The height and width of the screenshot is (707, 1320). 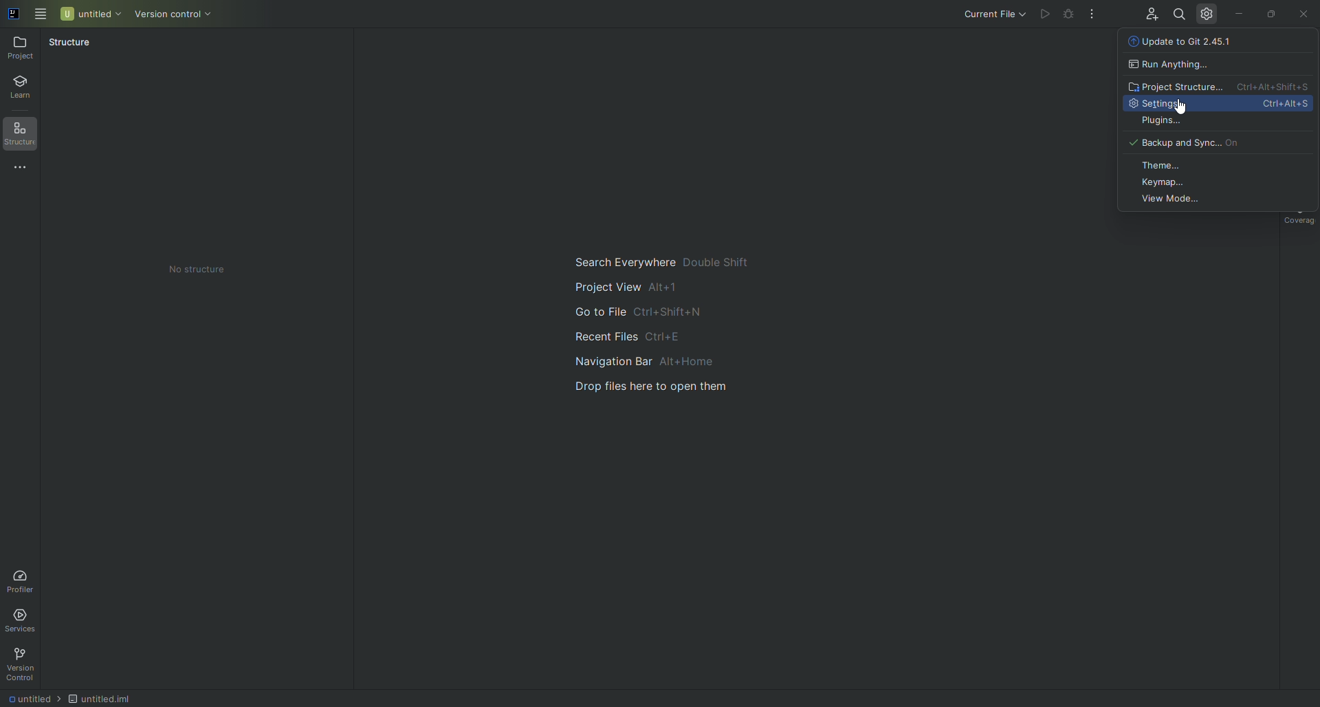 I want to click on Coverage, so click(x=1299, y=222).